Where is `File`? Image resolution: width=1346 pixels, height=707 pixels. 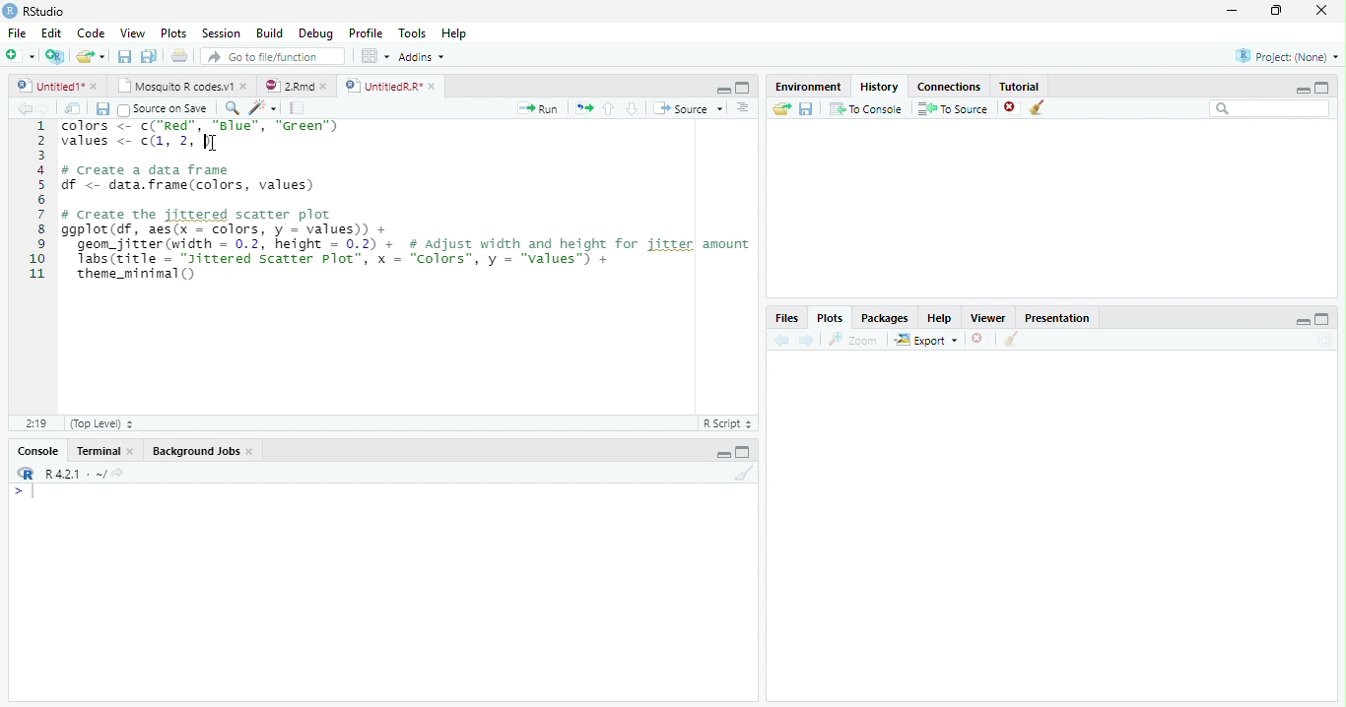
File is located at coordinates (18, 33).